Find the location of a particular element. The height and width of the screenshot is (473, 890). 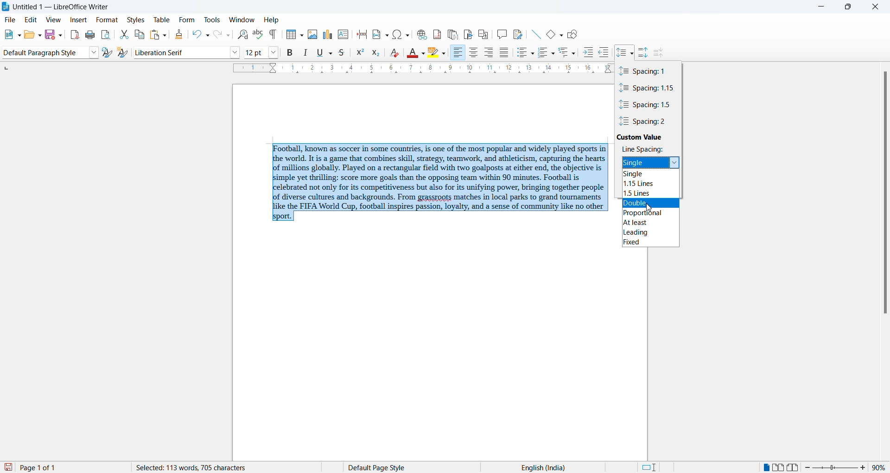

text align right is located at coordinates (458, 53).